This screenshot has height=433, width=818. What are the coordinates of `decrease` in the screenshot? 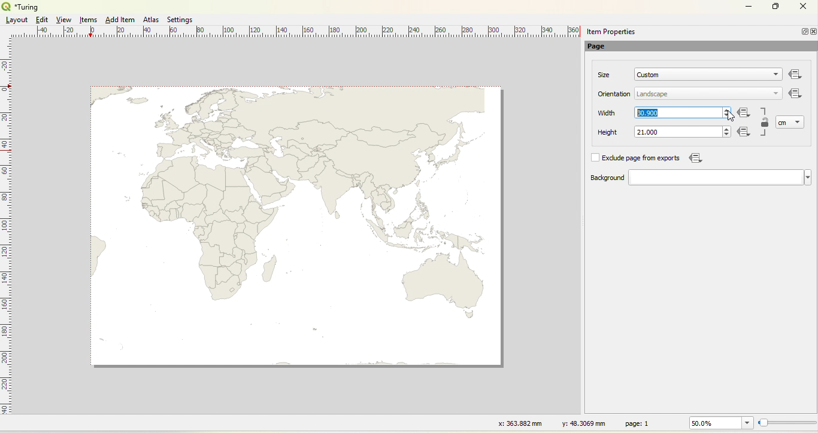 It's located at (726, 116).